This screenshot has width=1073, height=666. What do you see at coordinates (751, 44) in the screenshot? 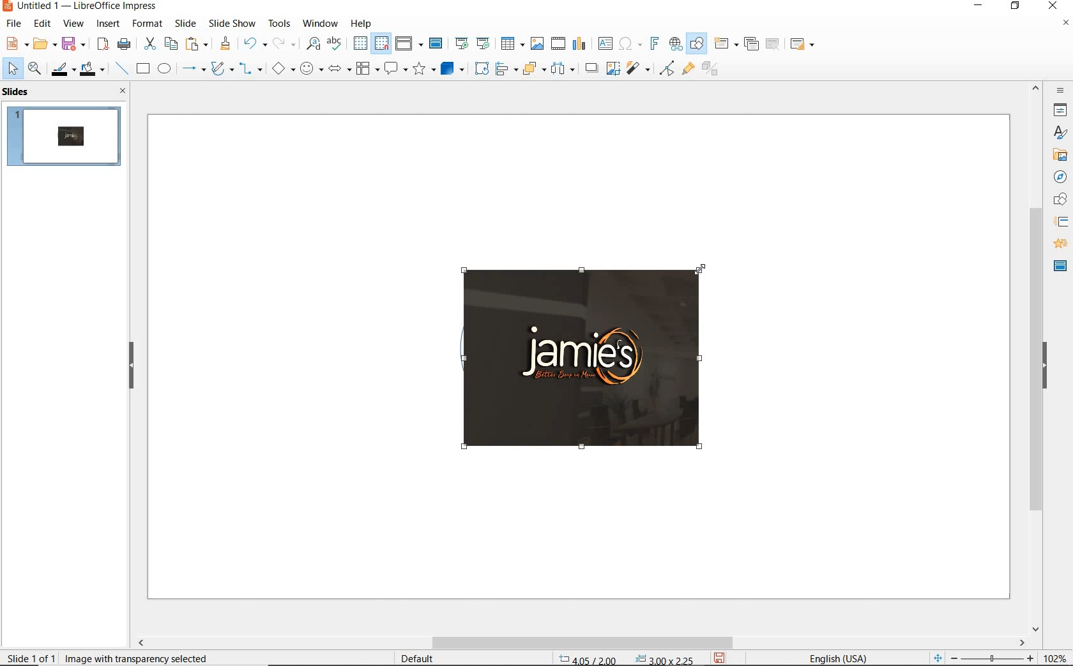
I see `duplicate slide` at bounding box center [751, 44].